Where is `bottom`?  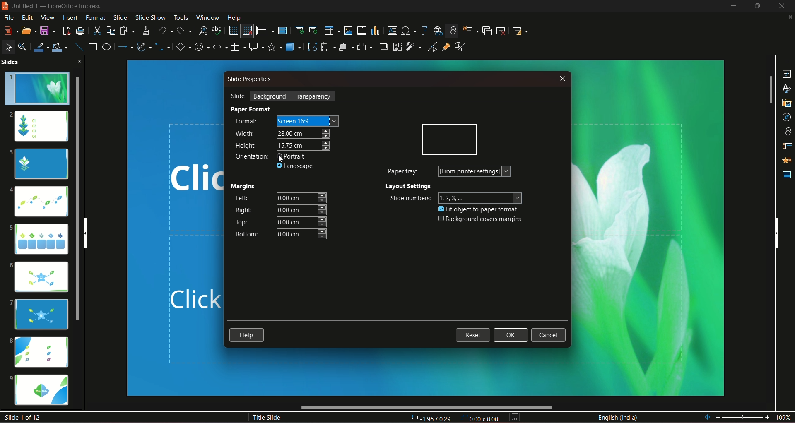
bottom is located at coordinates (246, 234).